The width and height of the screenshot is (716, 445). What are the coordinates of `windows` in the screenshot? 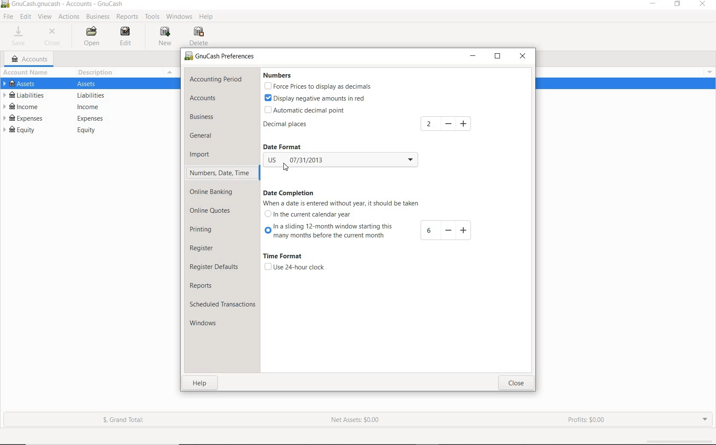 It's located at (207, 324).